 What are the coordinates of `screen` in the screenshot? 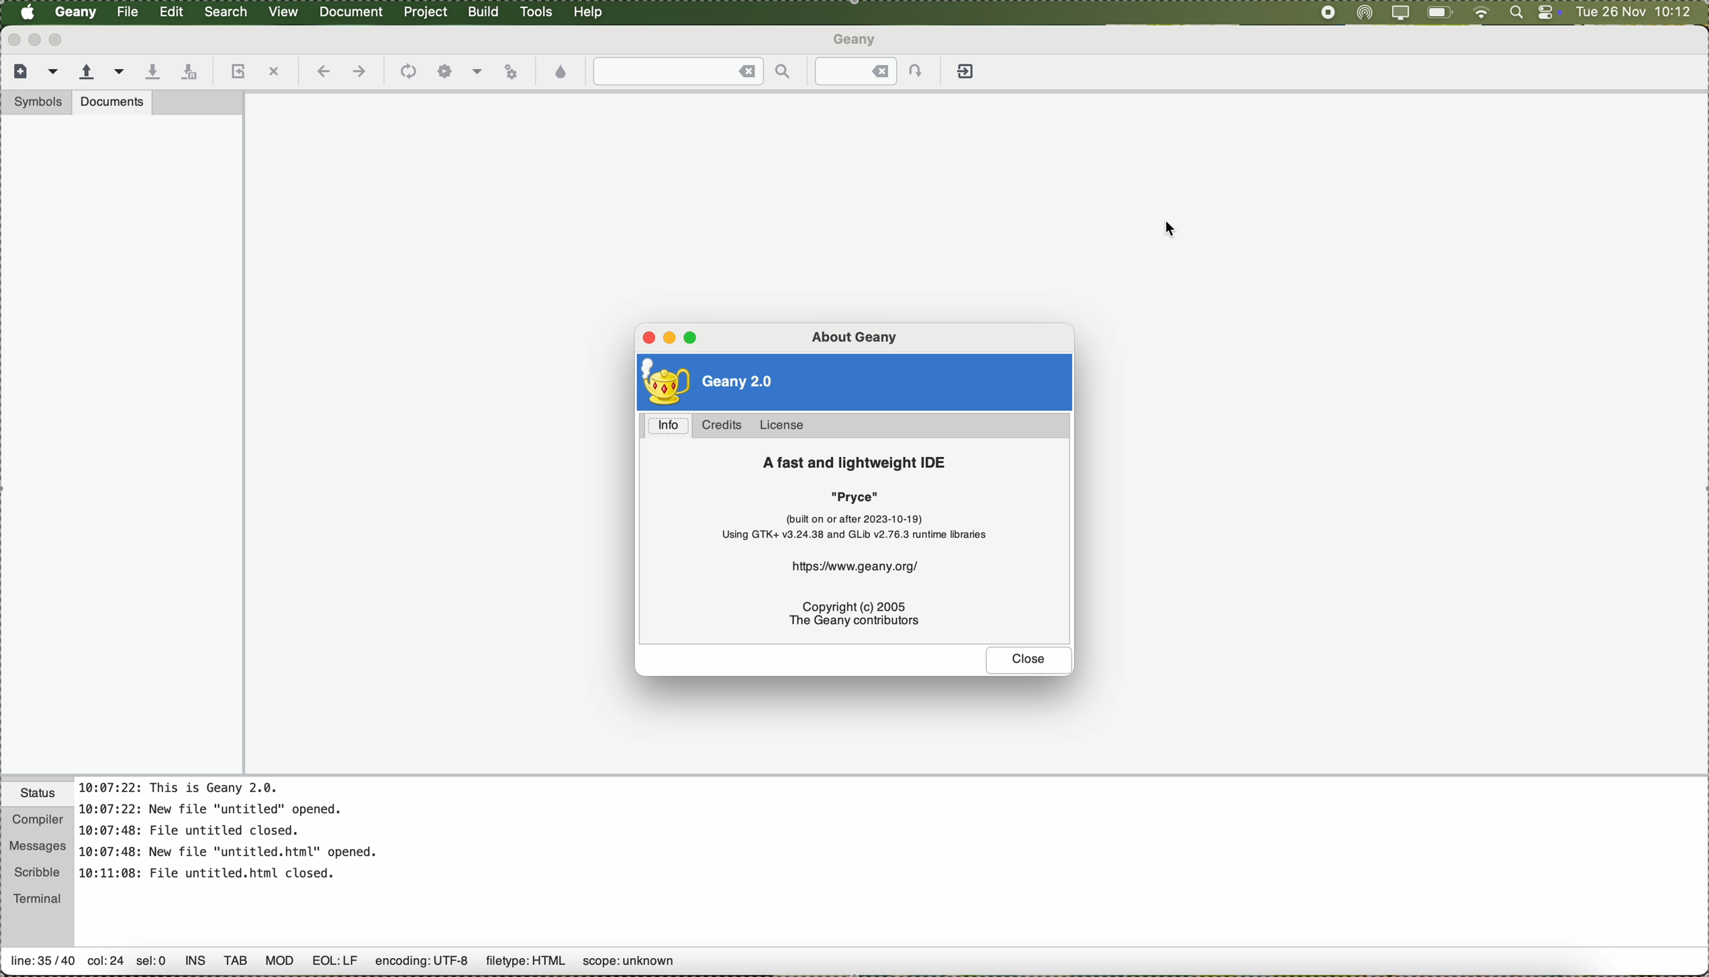 It's located at (1324, 12).